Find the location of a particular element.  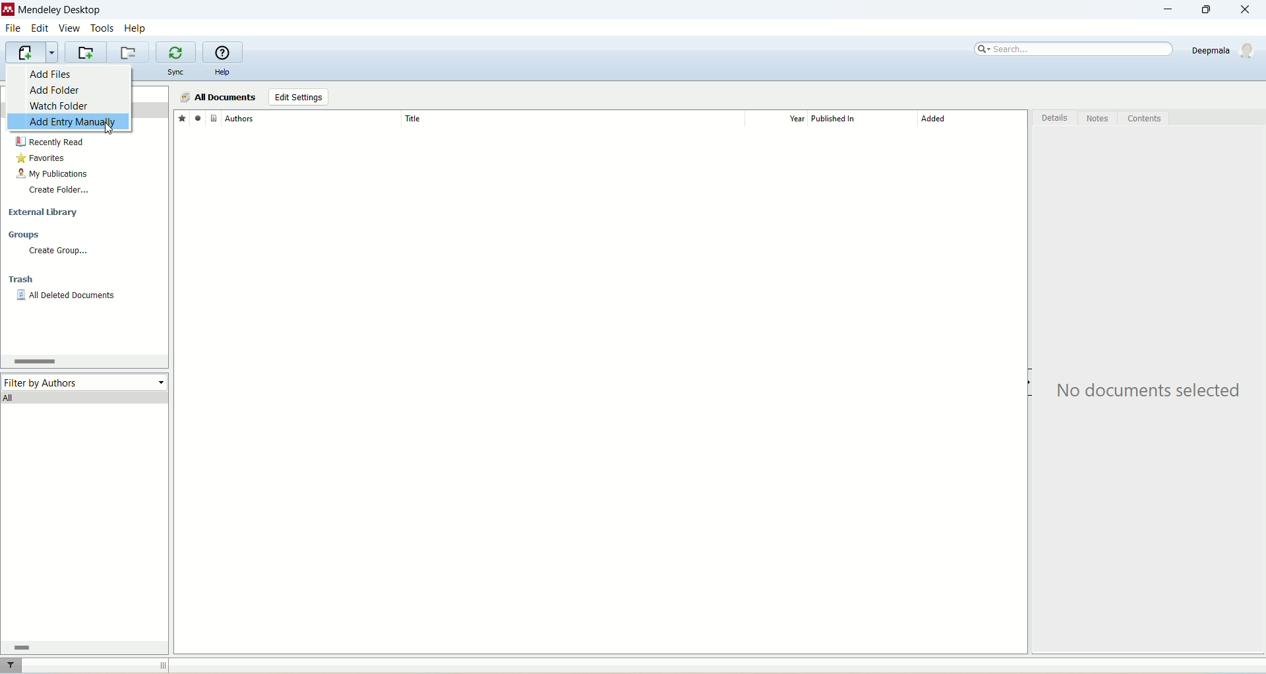

Add entry manually is located at coordinates (57, 123).